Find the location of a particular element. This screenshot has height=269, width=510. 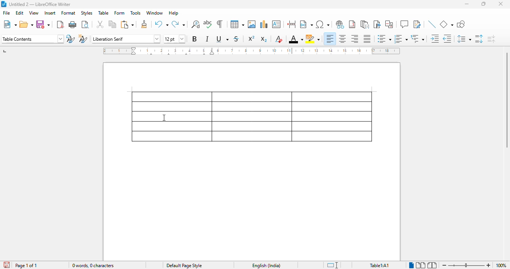

close is located at coordinates (501, 4).